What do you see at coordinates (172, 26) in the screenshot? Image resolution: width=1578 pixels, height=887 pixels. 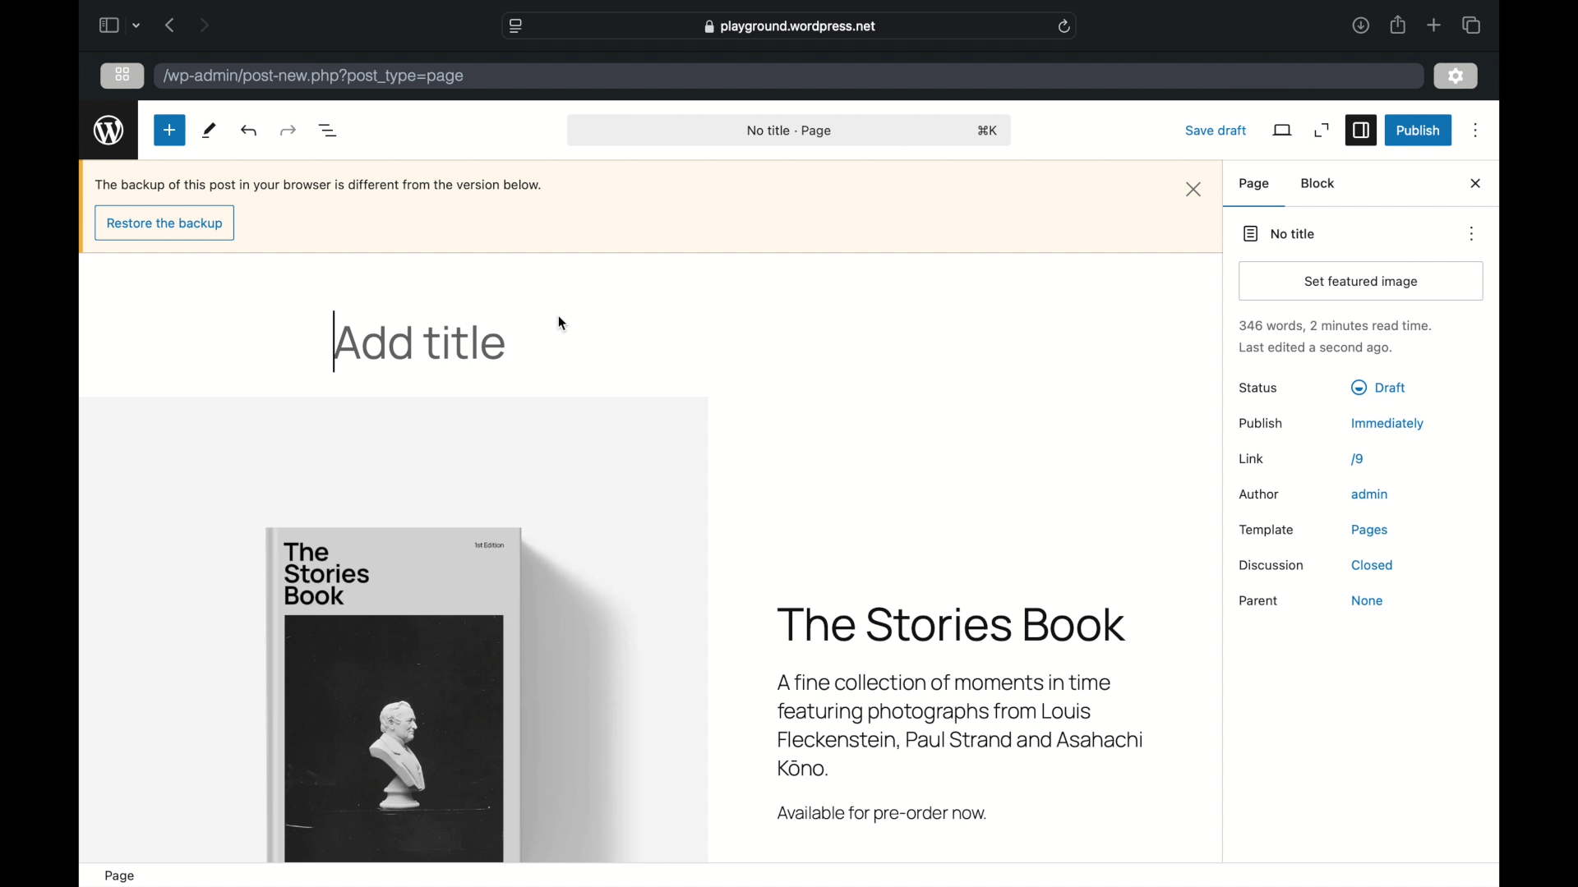 I see `previous page` at bounding box center [172, 26].